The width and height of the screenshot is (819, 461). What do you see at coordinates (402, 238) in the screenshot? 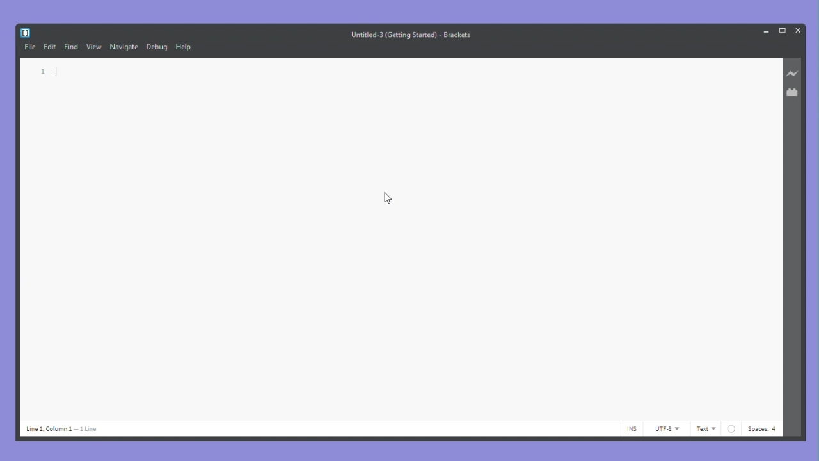
I see `New text file in the project` at bounding box center [402, 238].